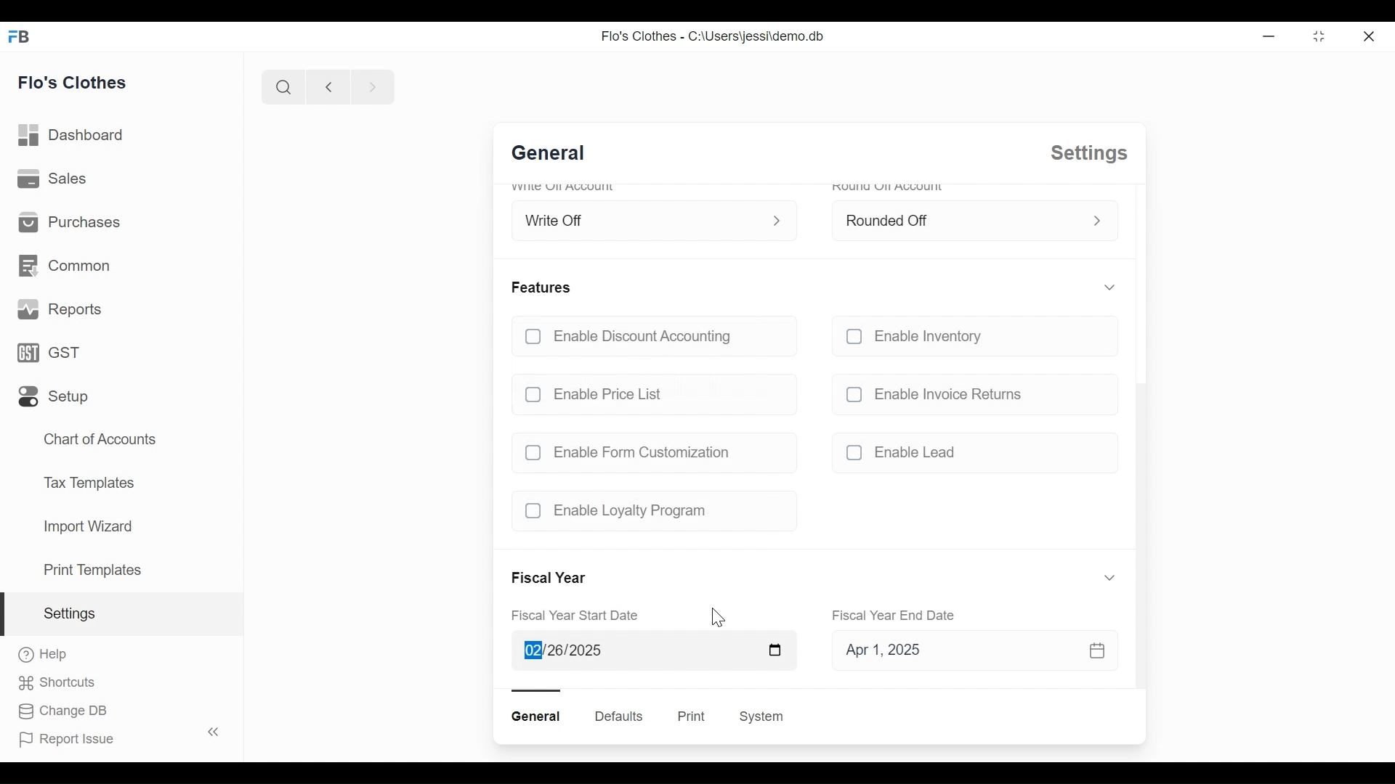 Image resolution: width=1395 pixels, height=784 pixels. What do you see at coordinates (969, 339) in the screenshot?
I see `unchecked Enable Inventory` at bounding box center [969, 339].